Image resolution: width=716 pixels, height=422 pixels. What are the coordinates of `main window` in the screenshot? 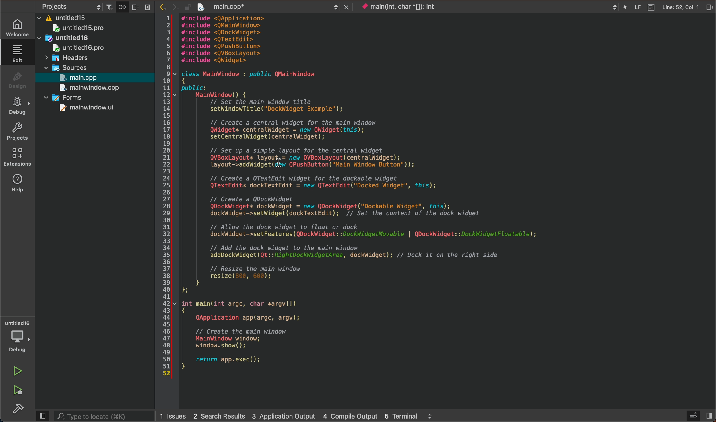 It's located at (93, 87).